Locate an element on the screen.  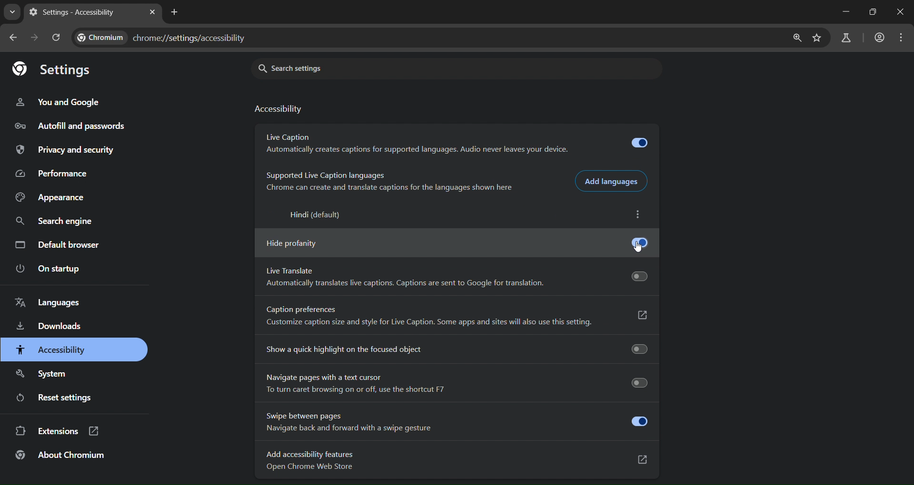
add languages is located at coordinates (613, 181).